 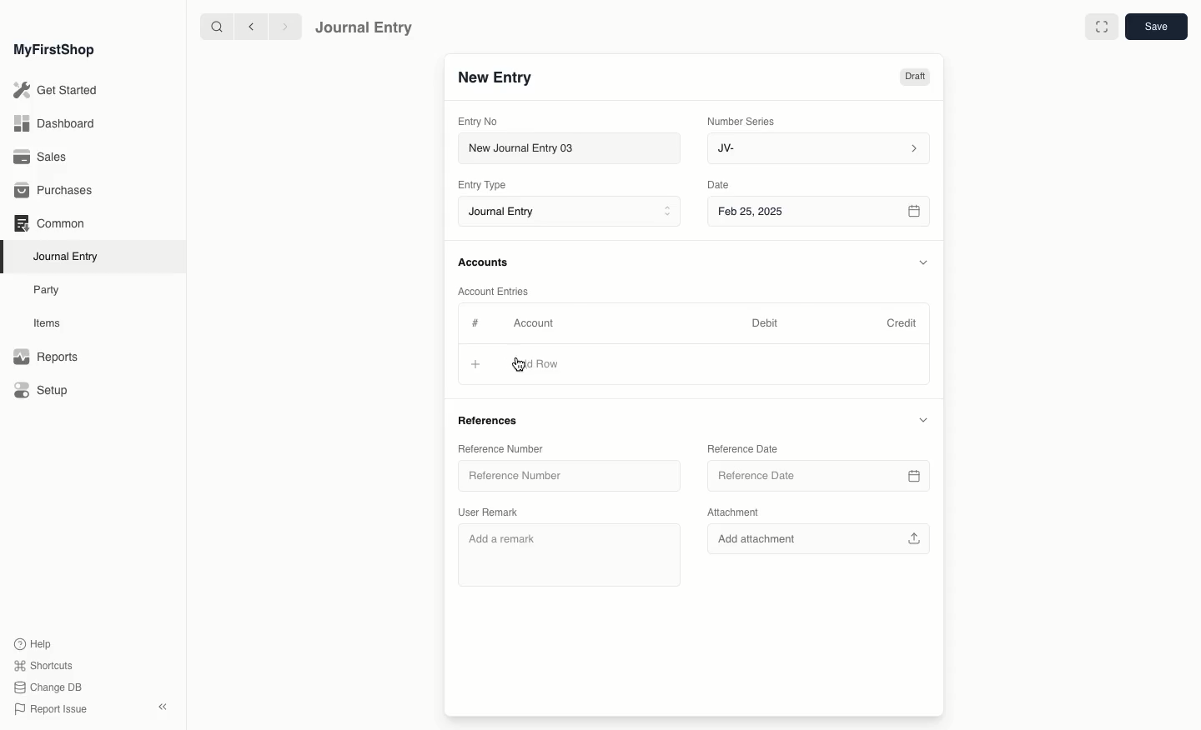 I want to click on Help, so click(x=31, y=642).